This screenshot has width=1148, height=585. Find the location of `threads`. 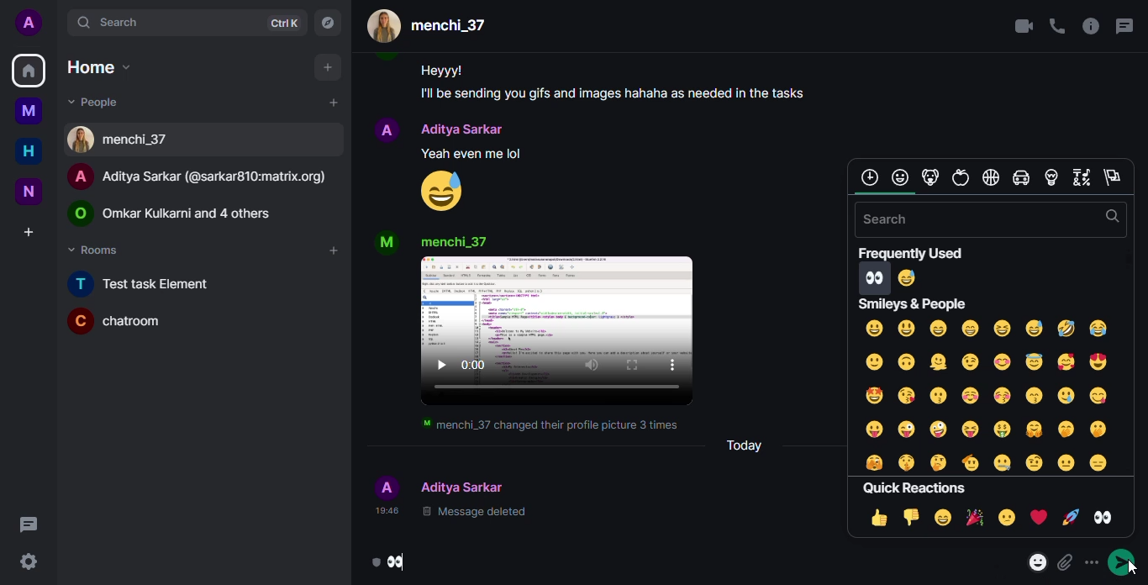

threads is located at coordinates (1123, 26).